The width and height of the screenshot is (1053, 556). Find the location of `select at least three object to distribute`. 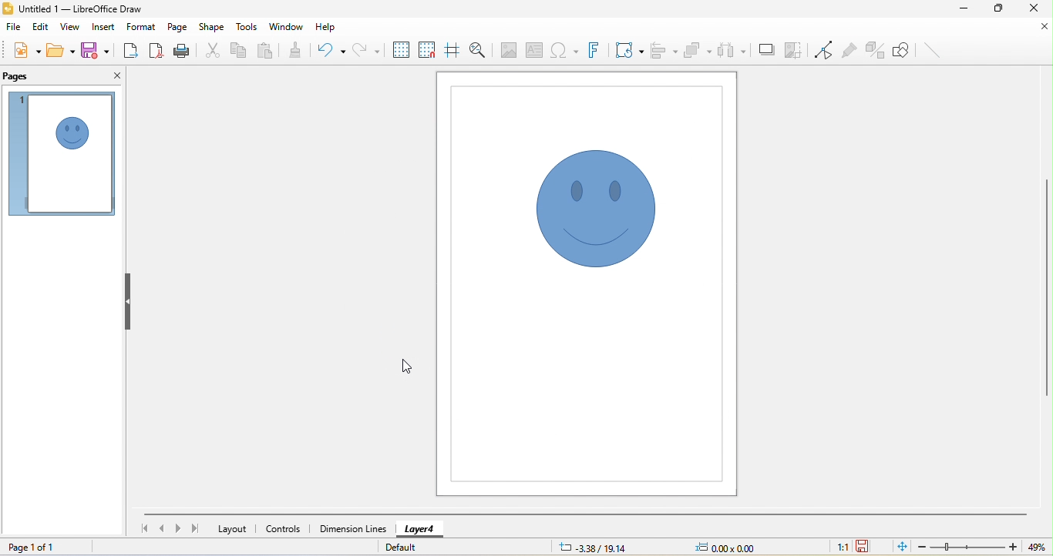

select at least three object to distribute is located at coordinates (732, 52).